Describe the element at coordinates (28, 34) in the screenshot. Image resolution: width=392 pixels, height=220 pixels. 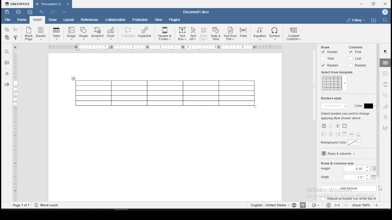
I see `blank page` at that location.